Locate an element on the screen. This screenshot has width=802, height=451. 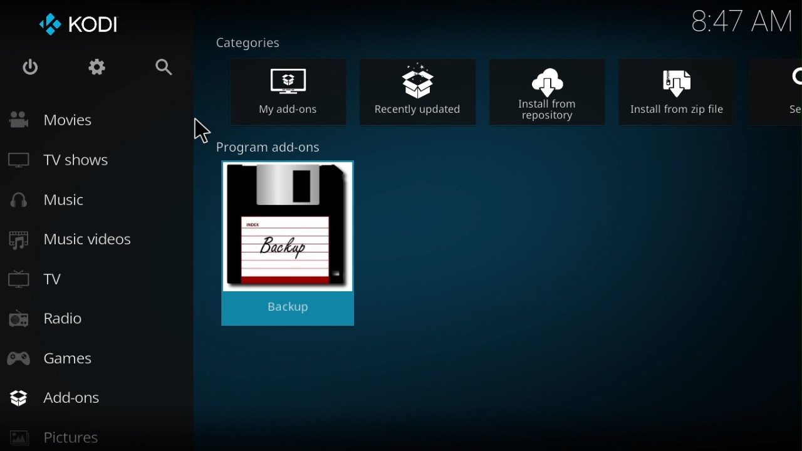
cursor is located at coordinates (200, 131).